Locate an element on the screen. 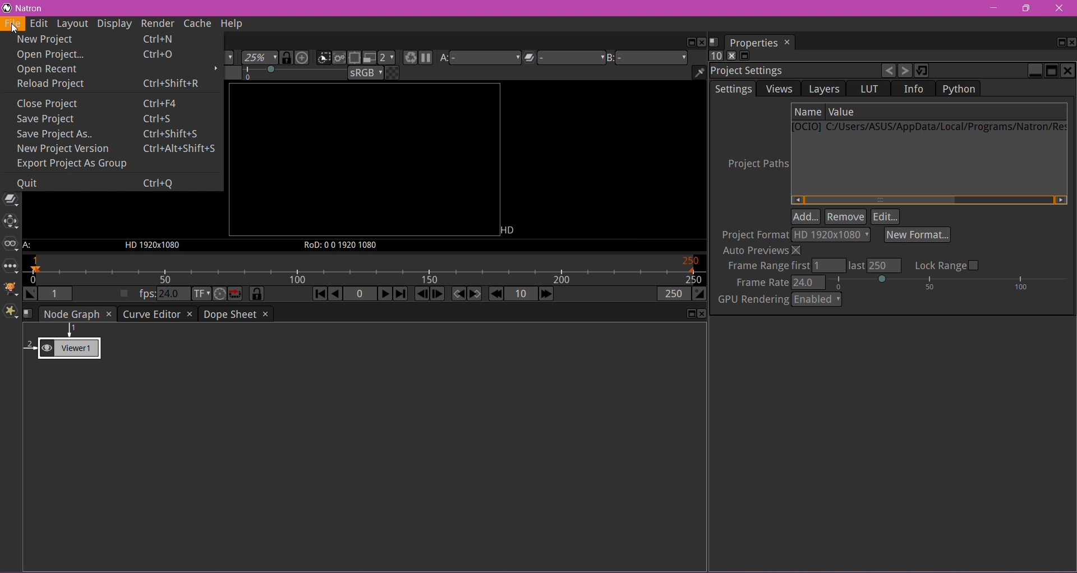 The image size is (1077, 573). Viewer Input A is located at coordinates (481, 57).